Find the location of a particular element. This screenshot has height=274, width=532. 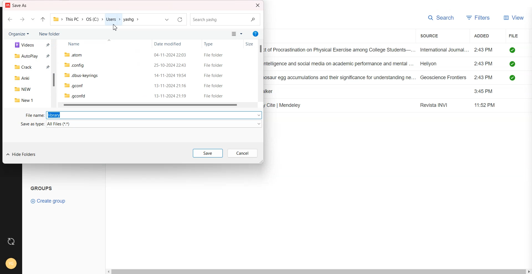

Organize is located at coordinates (19, 34).